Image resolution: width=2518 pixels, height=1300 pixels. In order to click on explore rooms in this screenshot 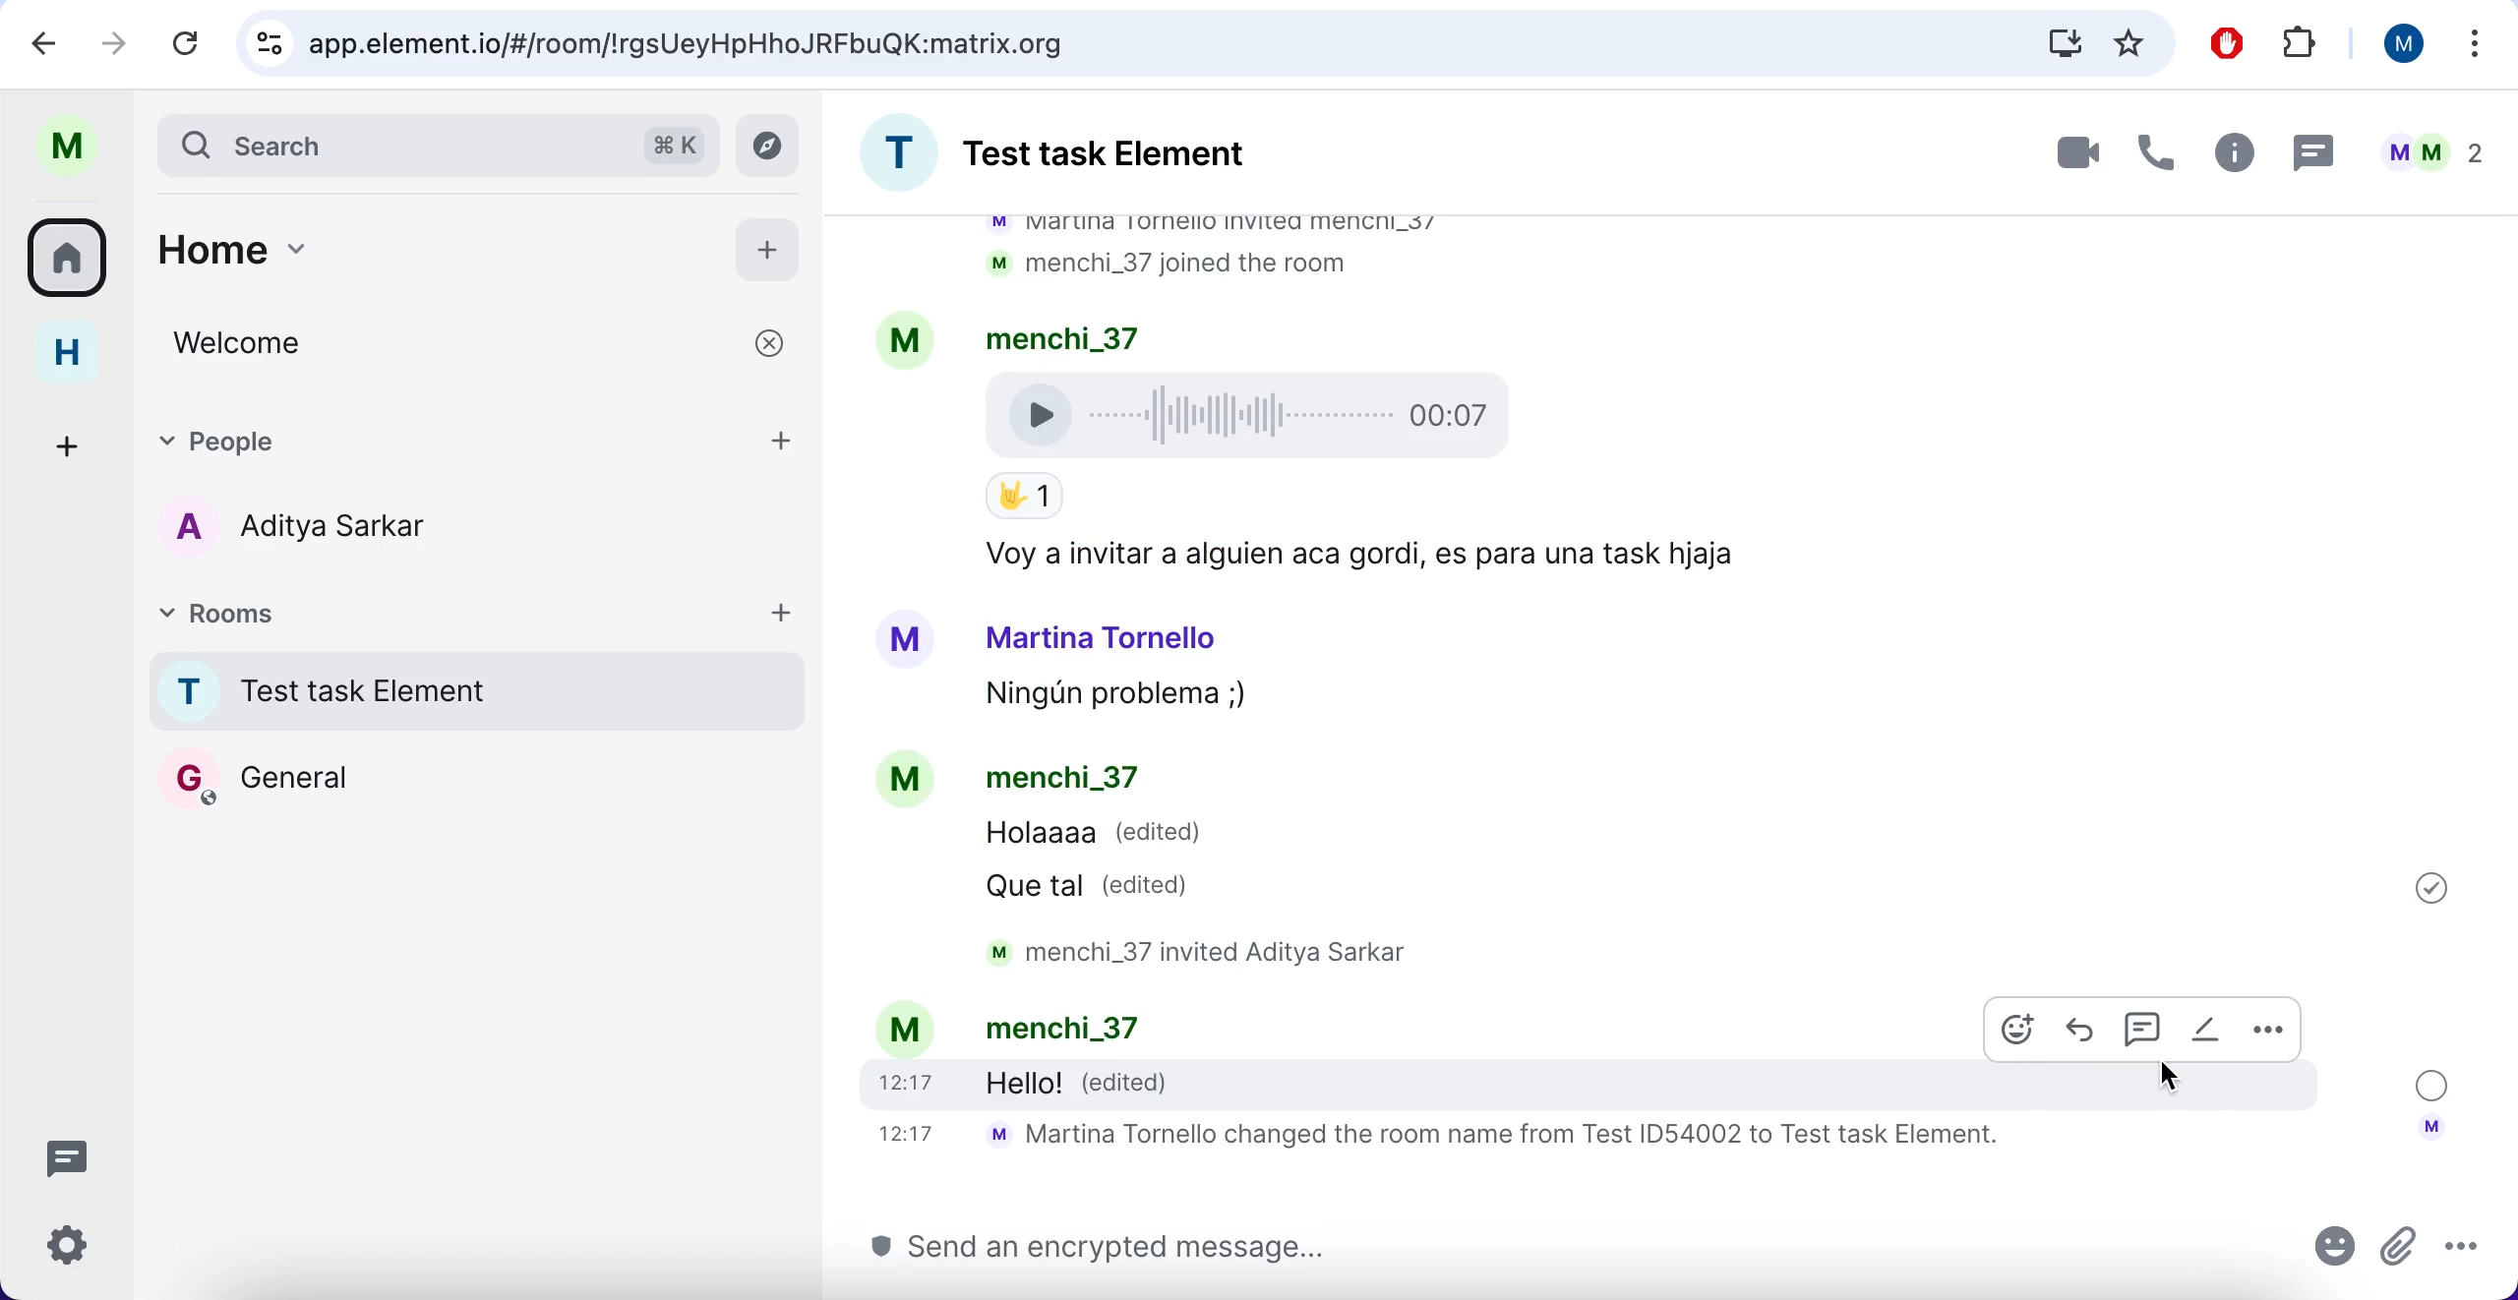, I will do `click(773, 145)`.